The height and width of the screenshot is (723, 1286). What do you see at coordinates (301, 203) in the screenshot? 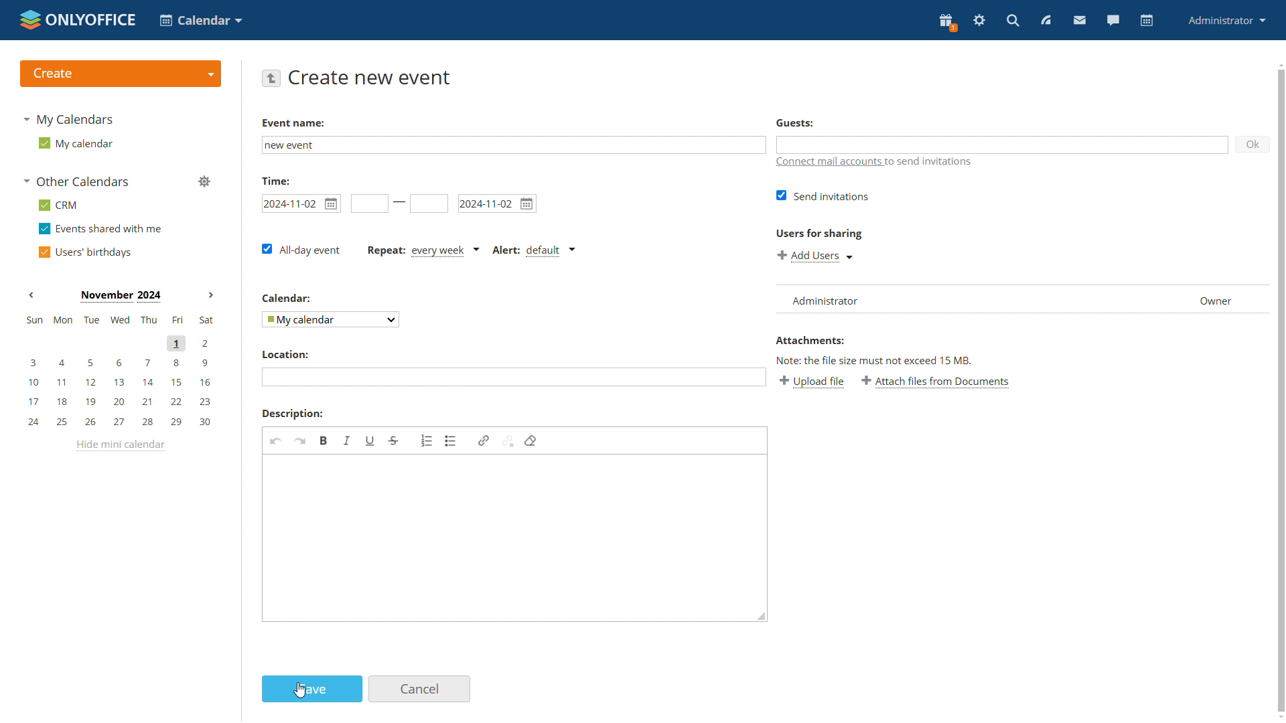
I see `event start date` at bounding box center [301, 203].